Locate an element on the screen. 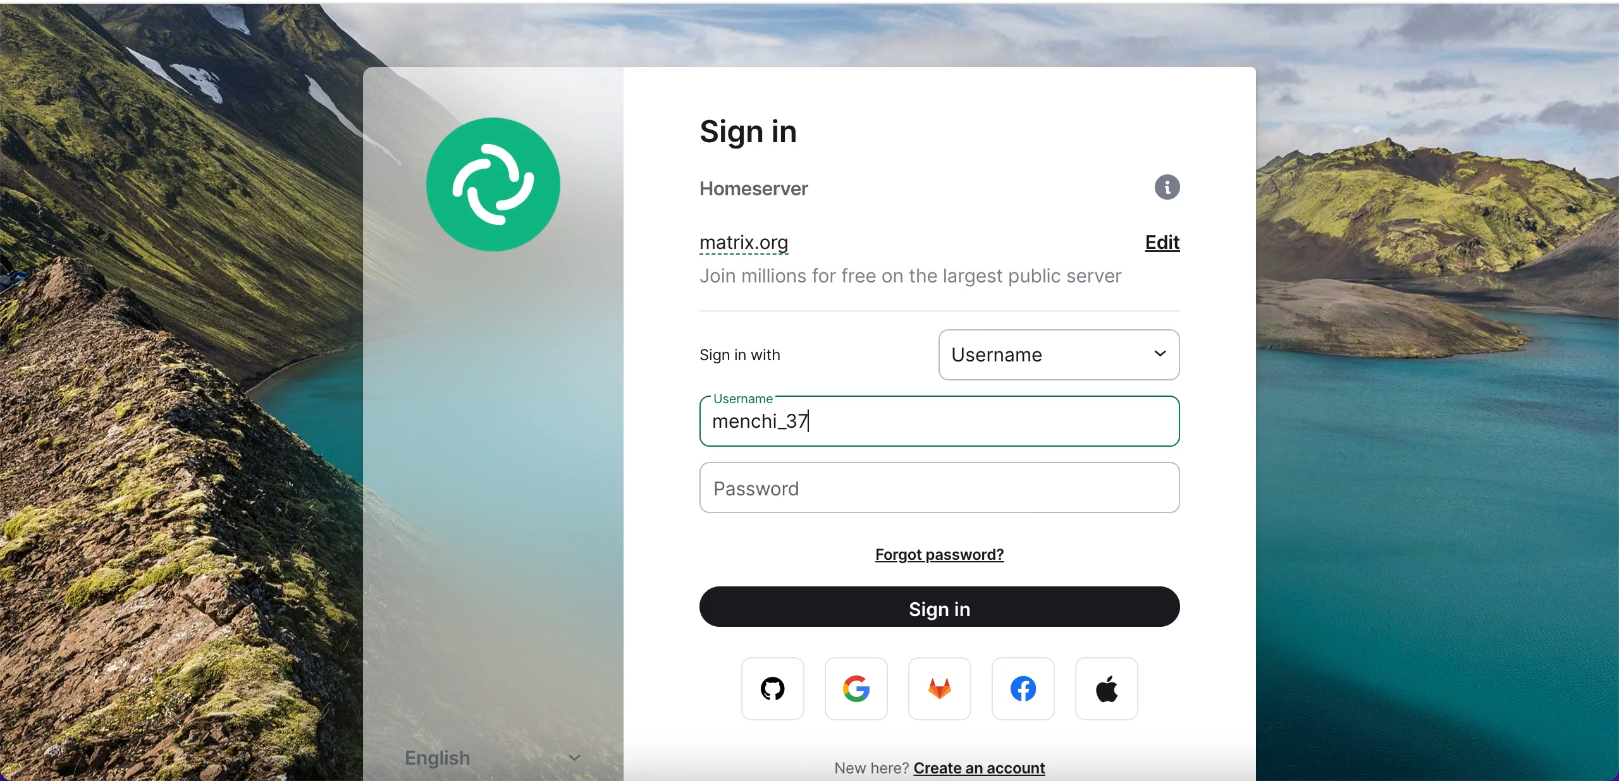 The width and height of the screenshot is (1619, 781). English is located at coordinates (501, 760).